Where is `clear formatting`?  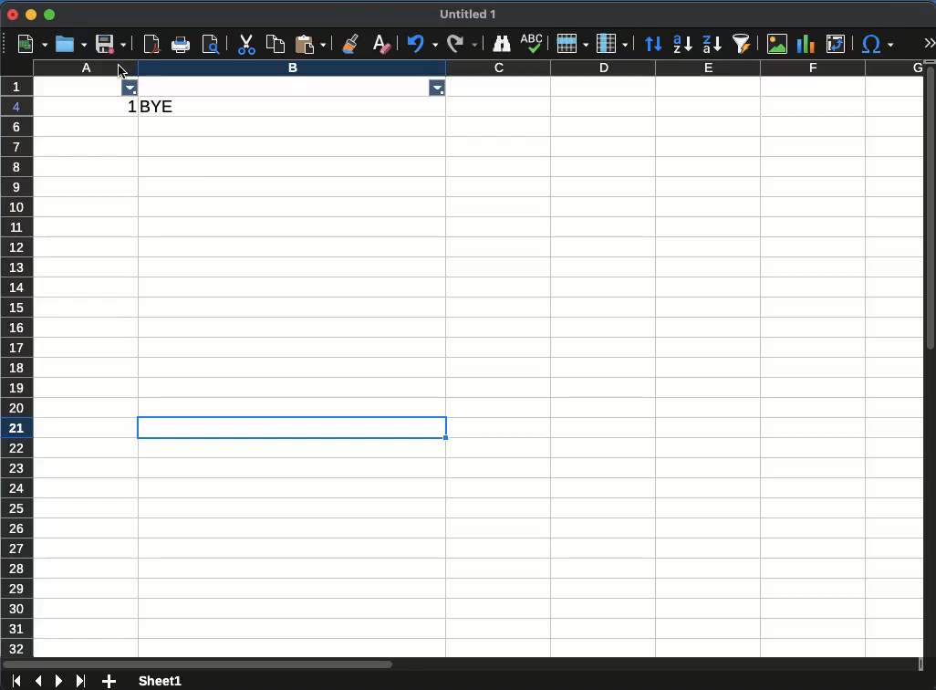
clear formatting is located at coordinates (380, 45).